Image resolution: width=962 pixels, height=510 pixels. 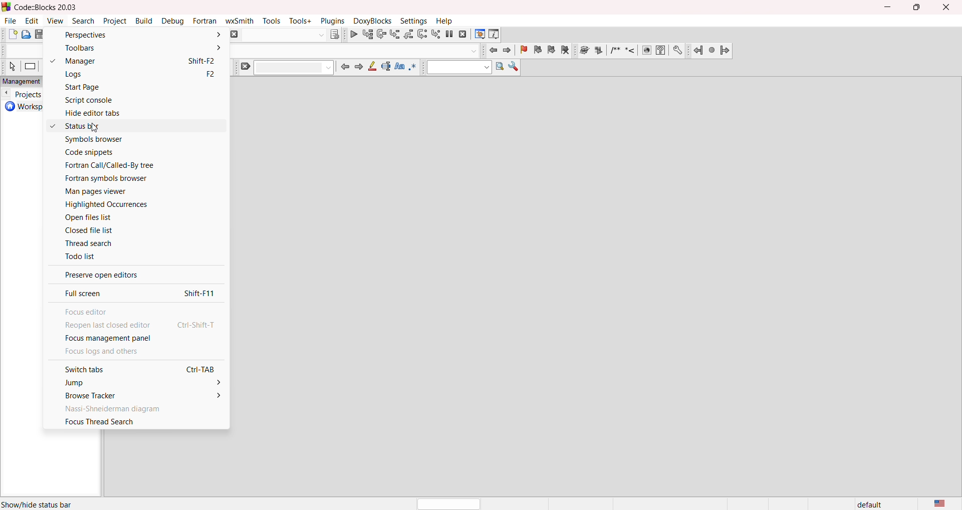 I want to click on Code::Blocks 20.03, so click(x=43, y=7).